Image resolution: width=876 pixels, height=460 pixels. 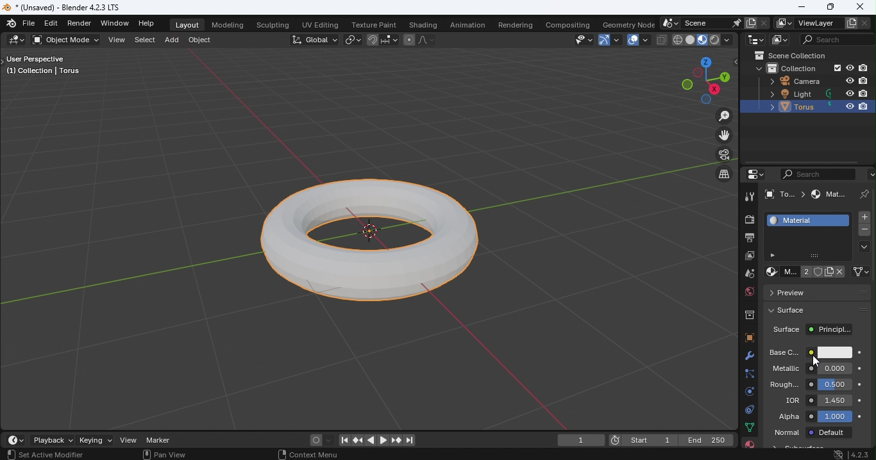 What do you see at coordinates (747, 275) in the screenshot?
I see `Scene` at bounding box center [747, 275].